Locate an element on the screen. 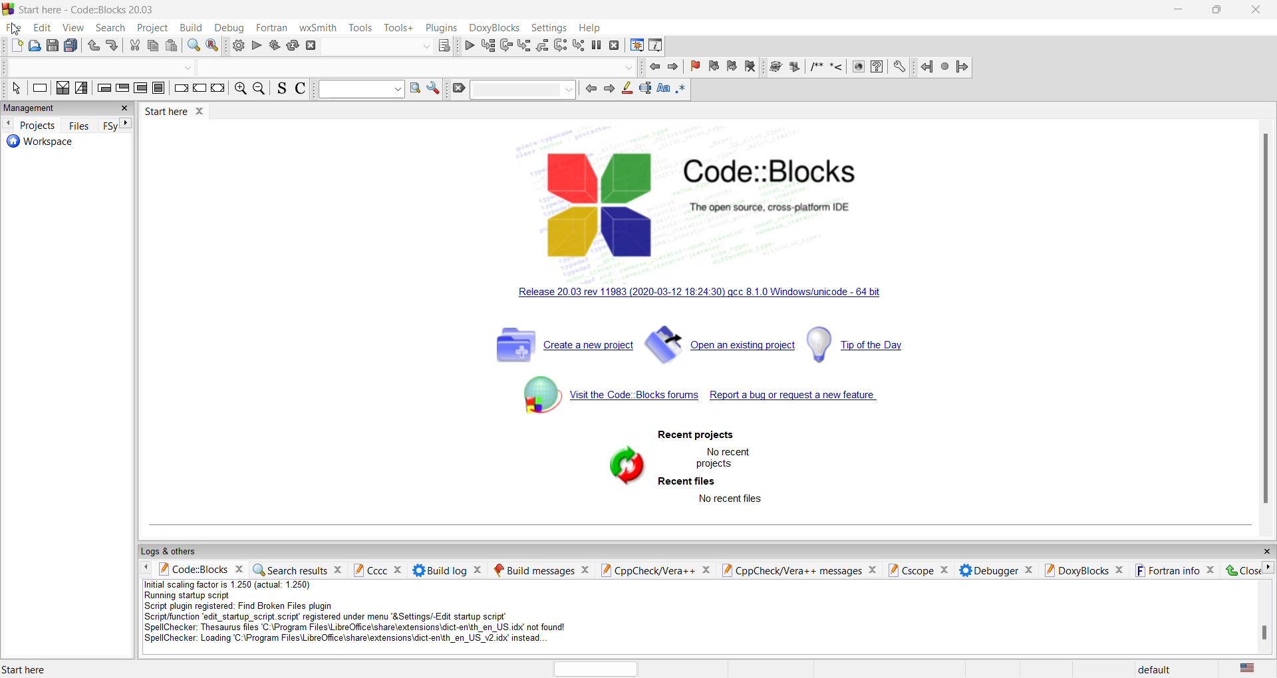 The height and width of the screenshot is (678, 1277). report bug is located at coordinates (807, 399).